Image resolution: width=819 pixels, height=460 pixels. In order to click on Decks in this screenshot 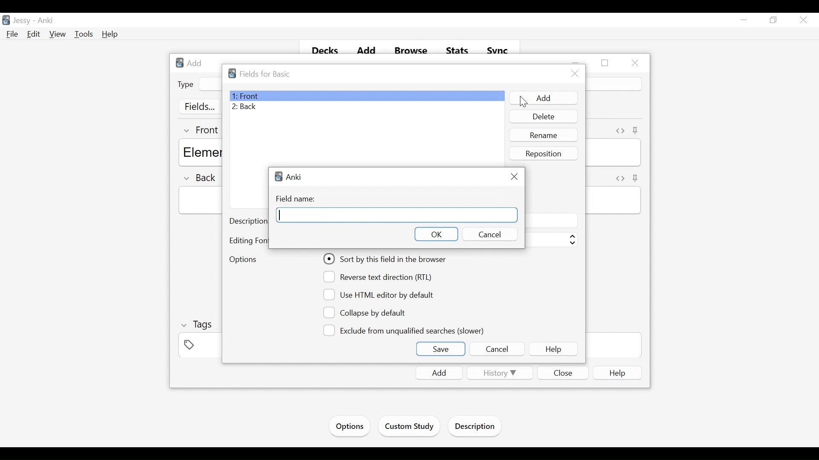, I will do `click(326, 51)`.